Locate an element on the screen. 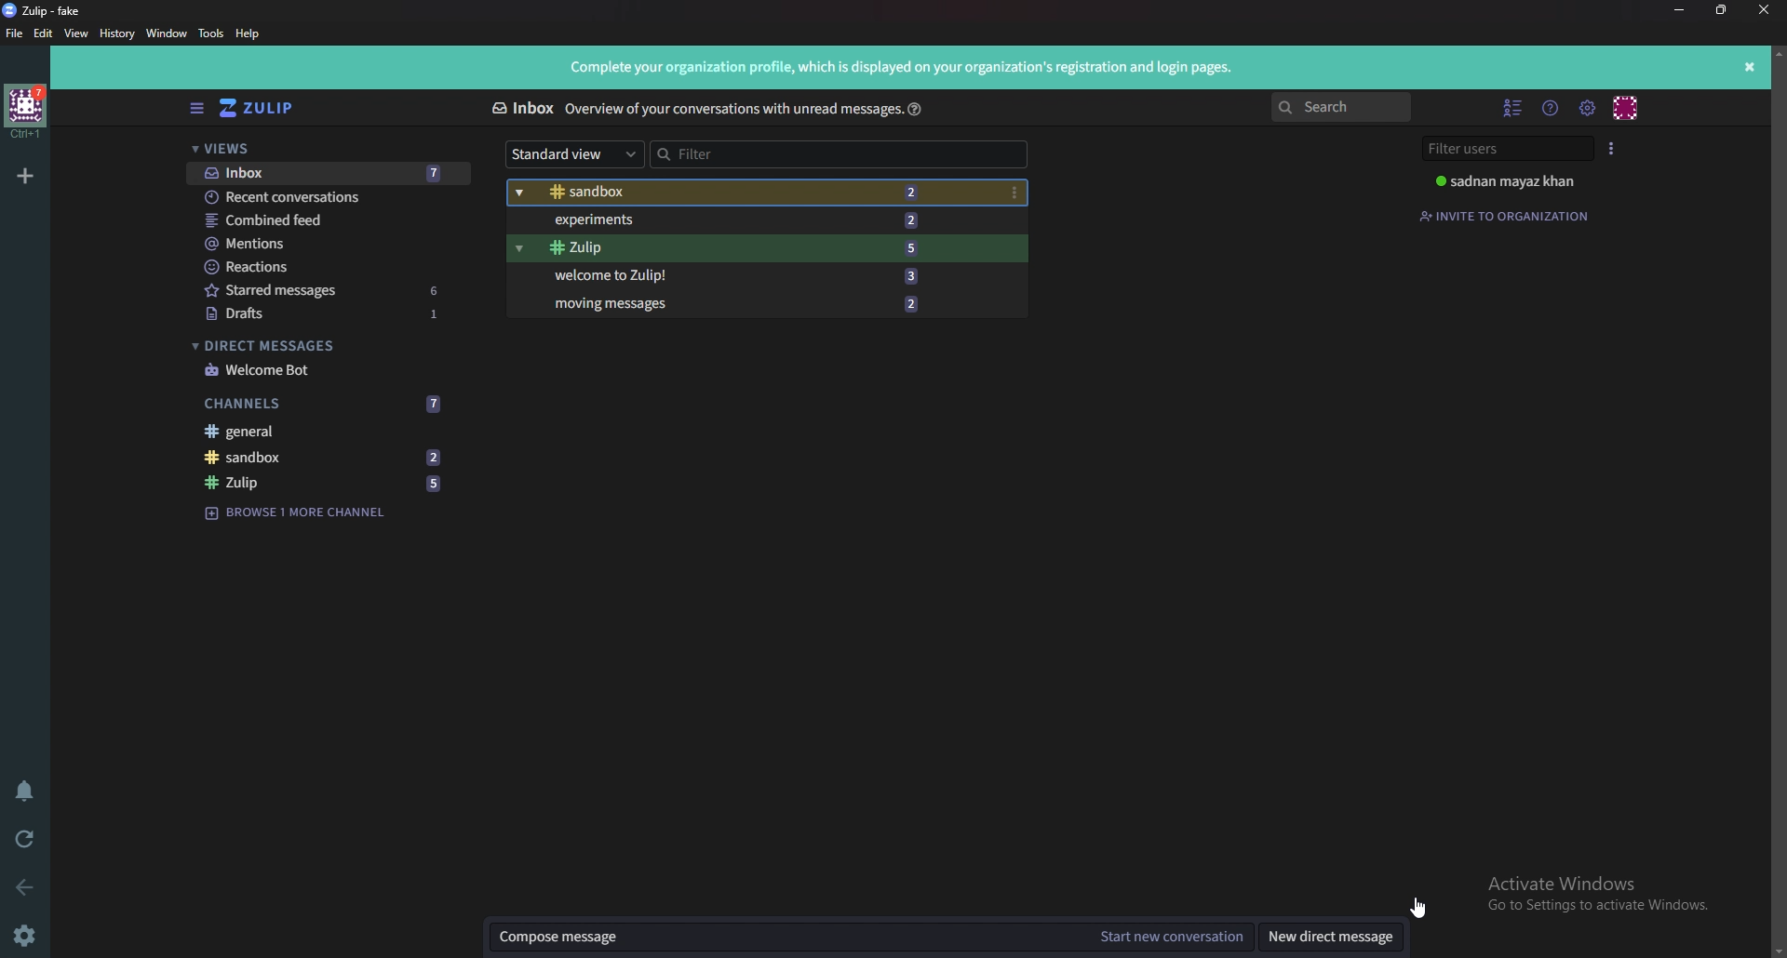  Welcome to Zulip is located at coordinates (752, 275).